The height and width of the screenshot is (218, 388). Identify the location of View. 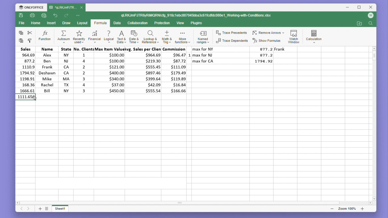
(181, 23).